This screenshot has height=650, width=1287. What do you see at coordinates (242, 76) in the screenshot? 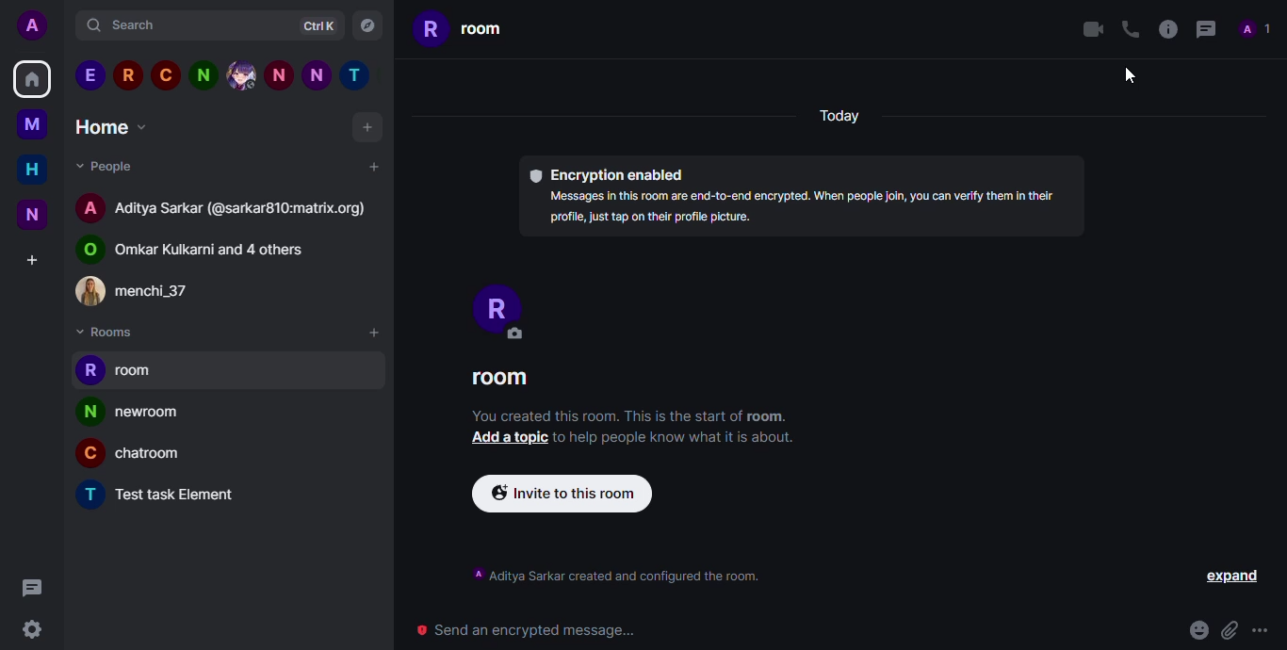
I see `Contact shortcut` at bounding box center [242, 76].